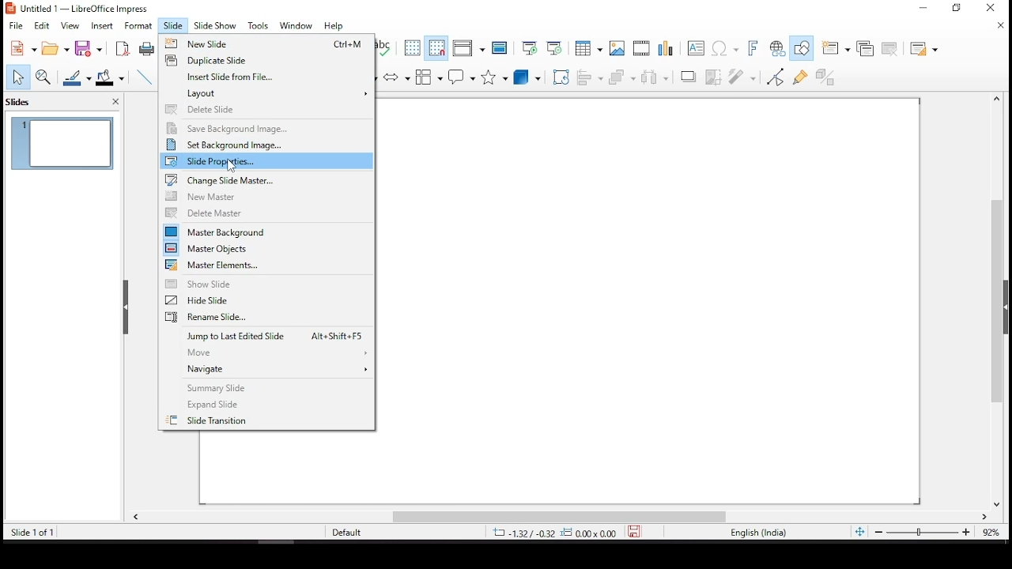 The image size is (1012, 569). What do you see at coordinates (531, 47) in the screenshot?
I see `start from first slide` at bounding box center [531, 47].